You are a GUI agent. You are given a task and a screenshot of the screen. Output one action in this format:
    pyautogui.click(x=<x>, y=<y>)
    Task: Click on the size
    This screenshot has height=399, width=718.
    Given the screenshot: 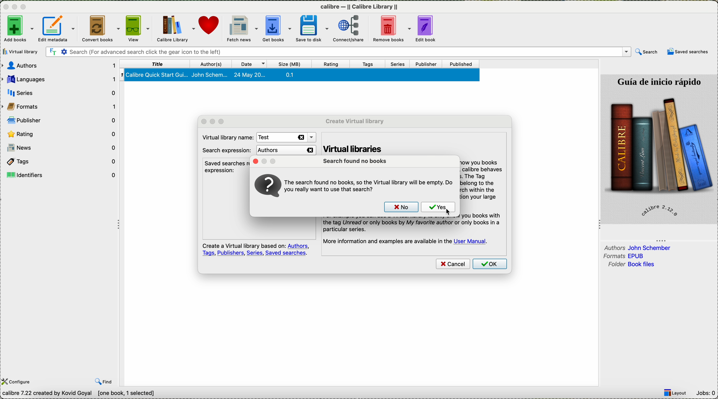 What is the action you would take?
    pyautogui.click(x=293, y=64)
    